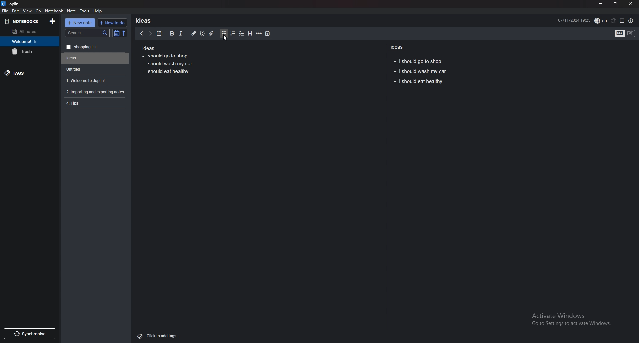 The width and height of the screenshot is (639, 343). I want to click on heading, so click(249, 34).